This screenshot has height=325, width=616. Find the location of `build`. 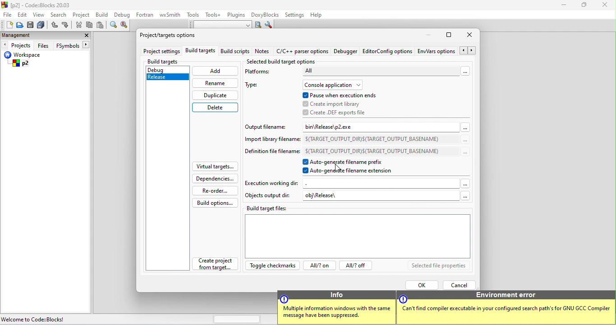

build is located at coordinates (103, 16).